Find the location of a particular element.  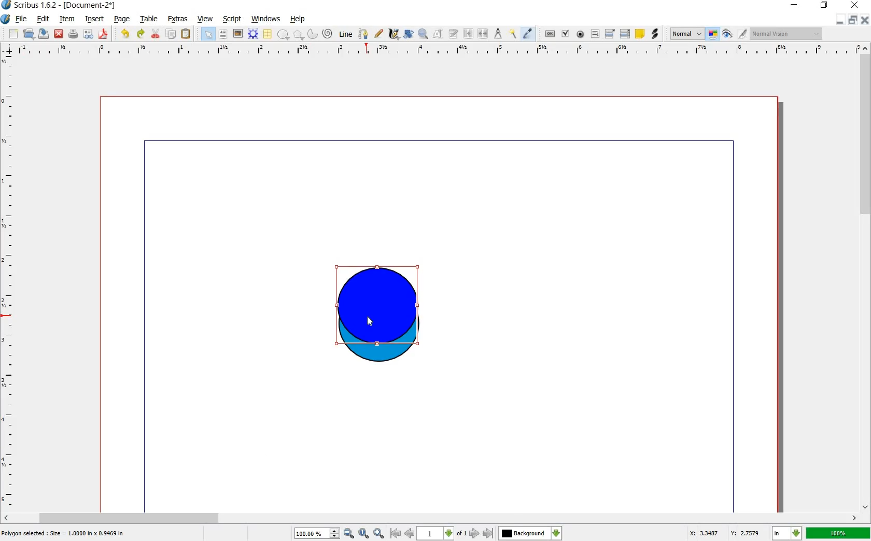

100% is located at coordinates (839, 534).